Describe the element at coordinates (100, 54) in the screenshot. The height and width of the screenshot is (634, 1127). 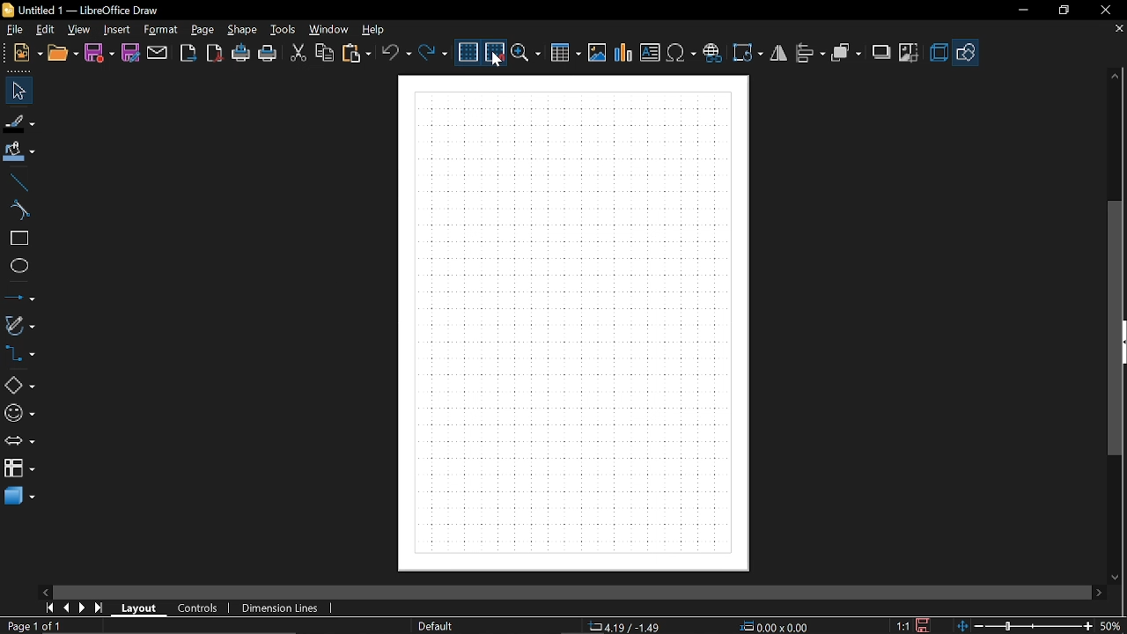
I see `save` at that location.